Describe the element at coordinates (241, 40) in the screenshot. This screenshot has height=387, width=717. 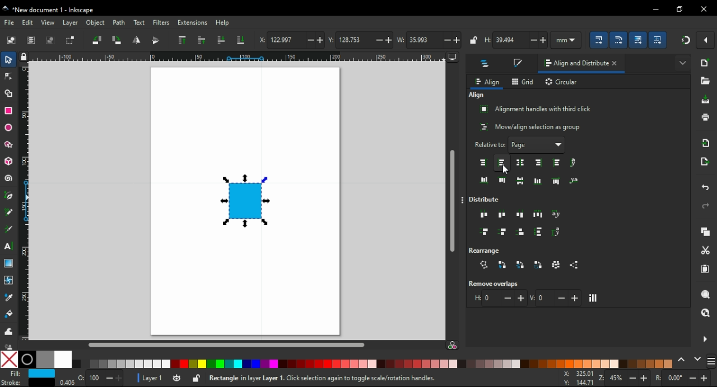
I see `lower to bottom` at that location.